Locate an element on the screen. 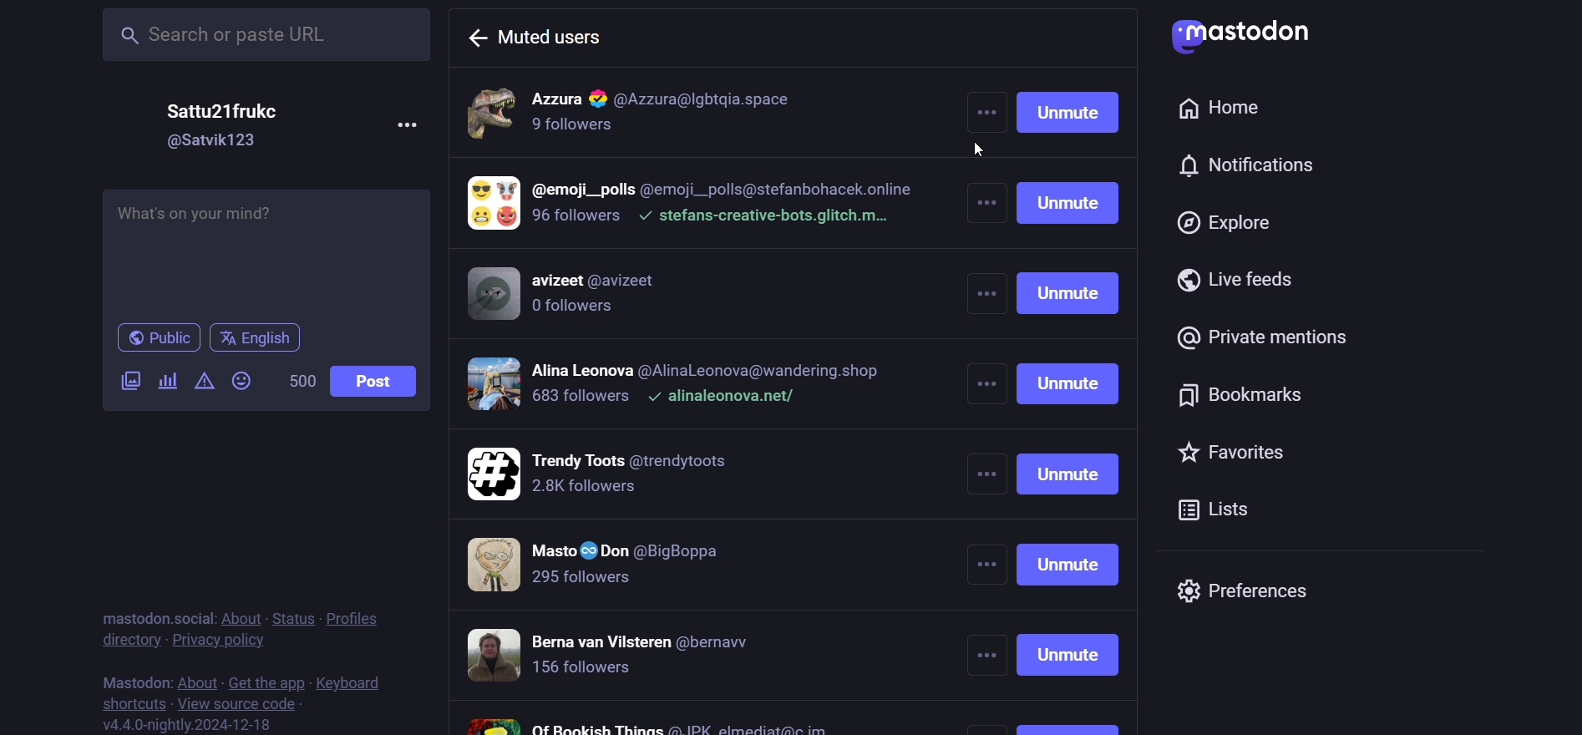  logo is located at coordinates (1240, 34).